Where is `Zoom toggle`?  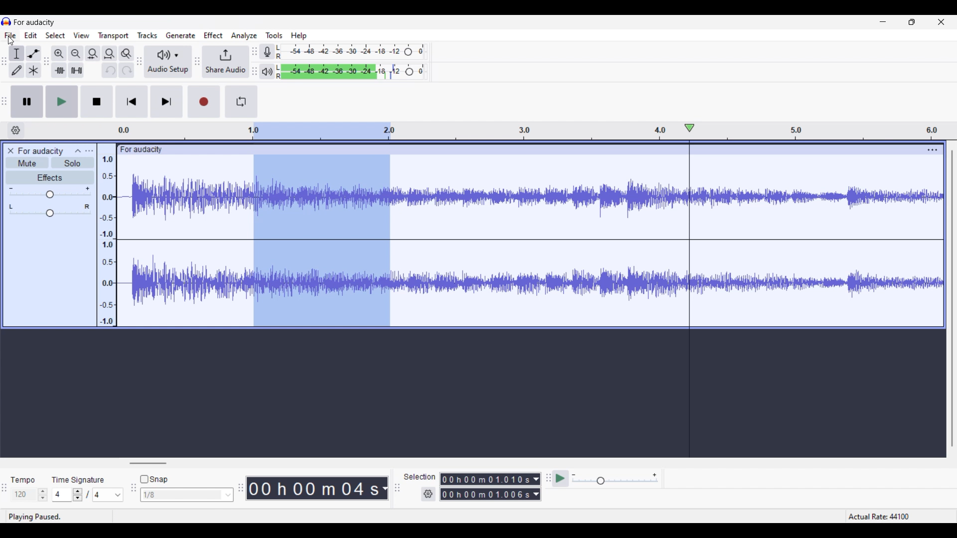 Zoom toggle is located at coordinates (127, 54).